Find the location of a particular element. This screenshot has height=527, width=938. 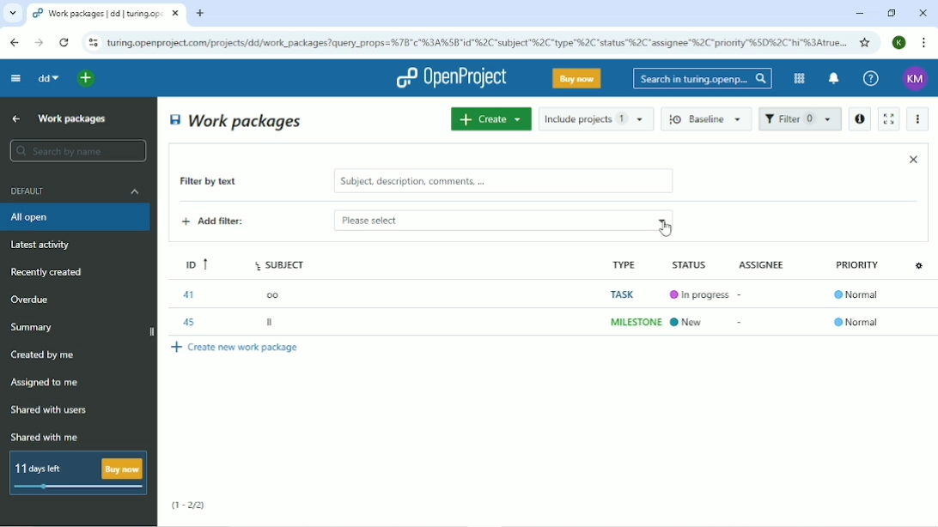

Shared with users is located at coordinates (50, 410).